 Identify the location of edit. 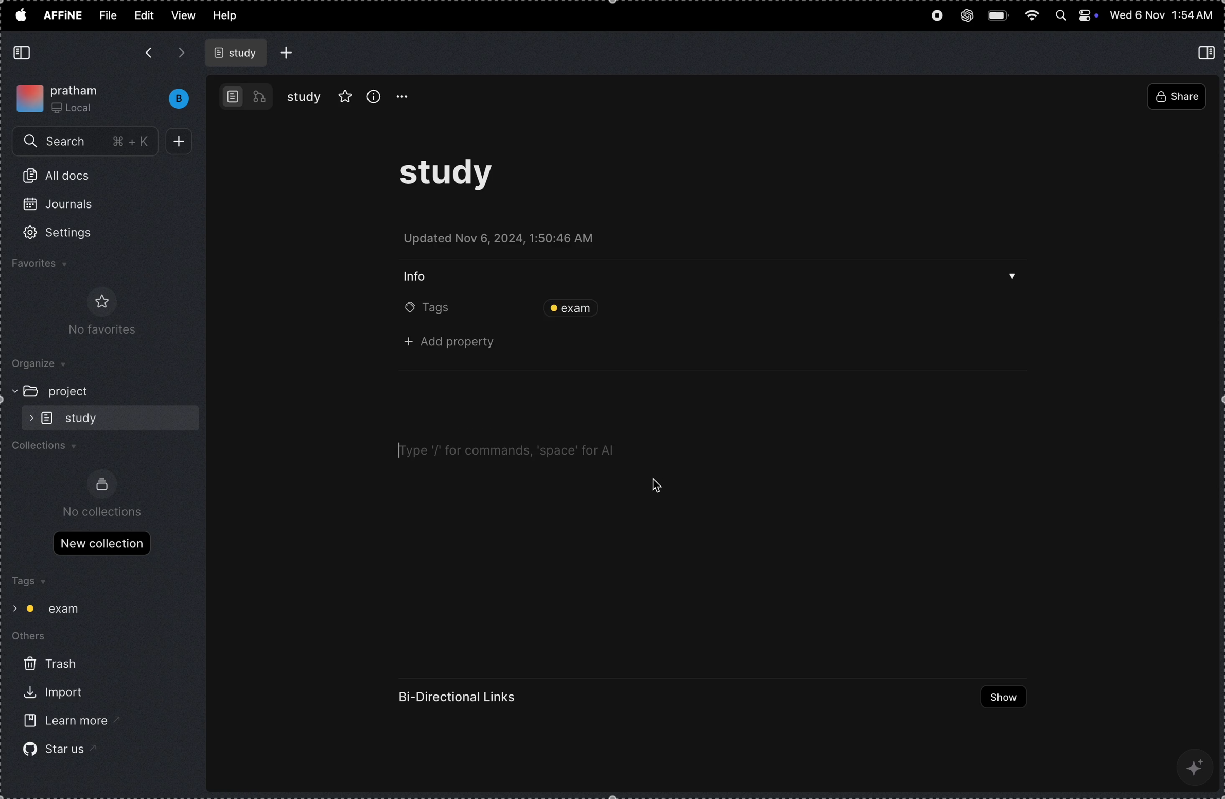
(143, 14).